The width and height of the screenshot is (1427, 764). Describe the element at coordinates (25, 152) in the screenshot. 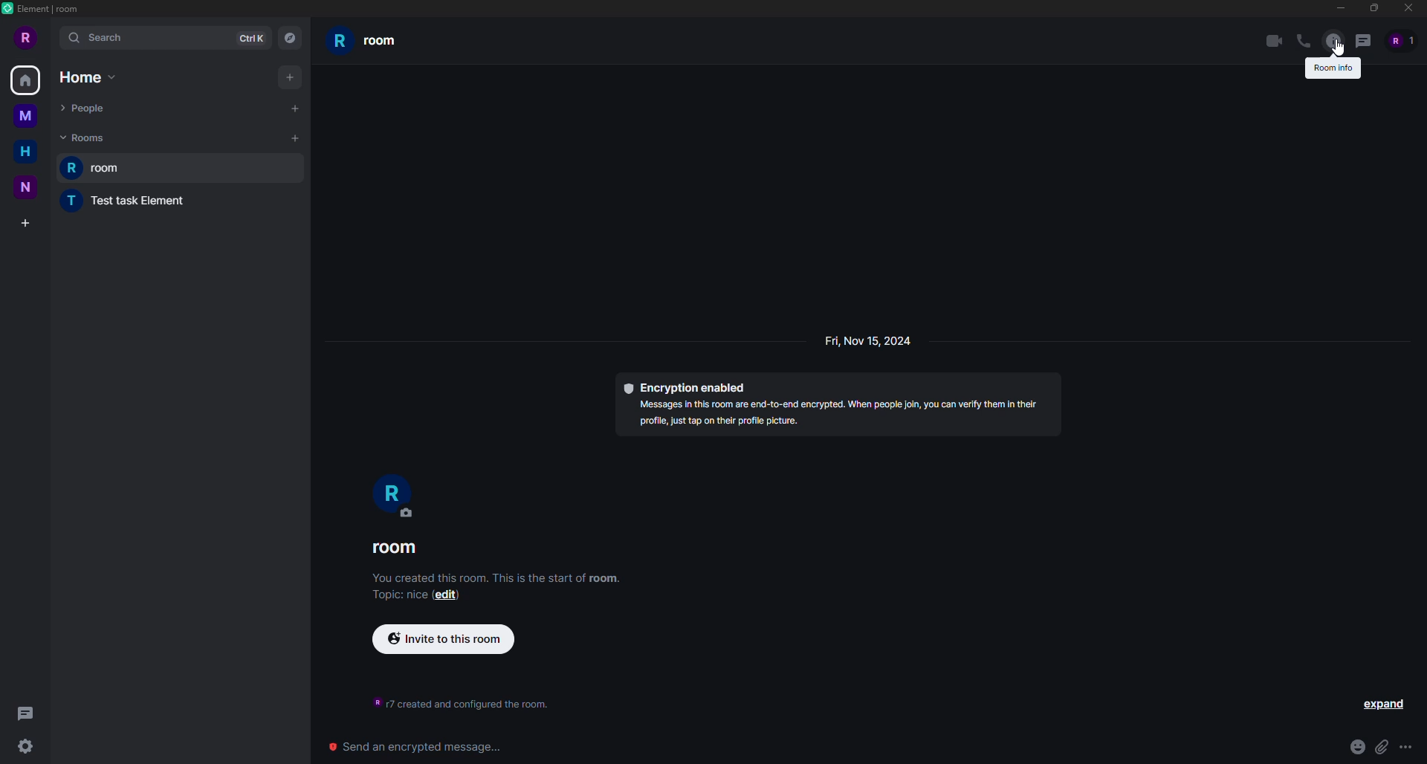

I see `H` at that location.